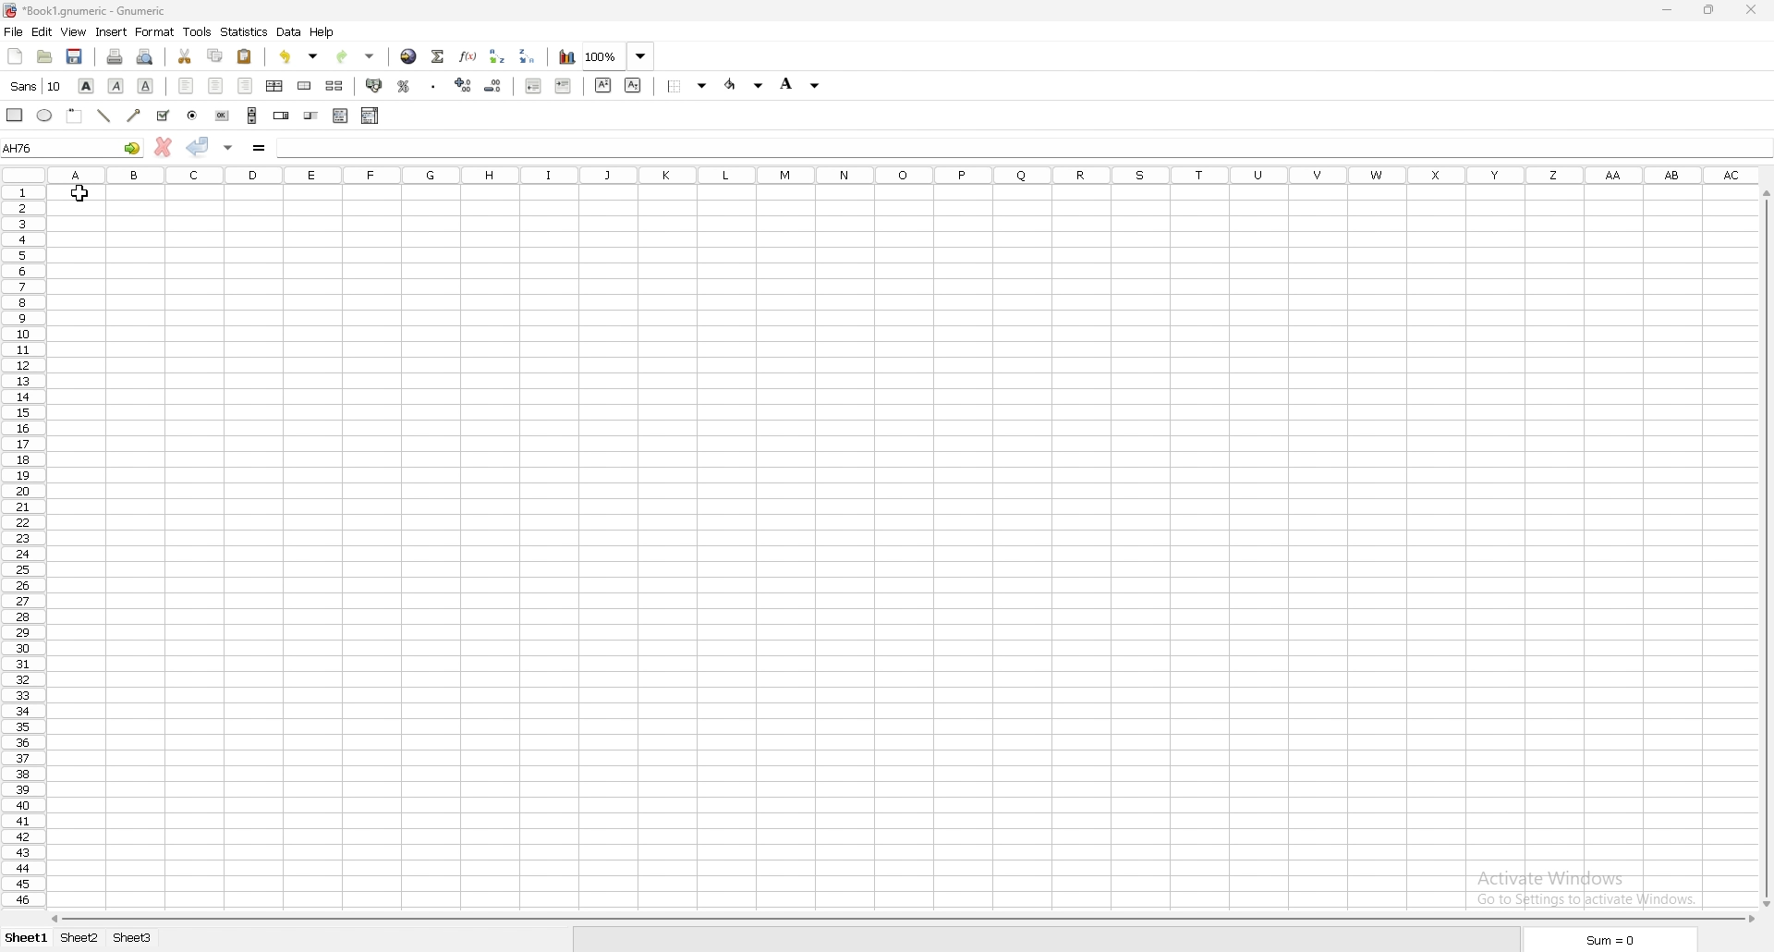 The image size is (1774, 952). I want to click on arrowed line, so click(135, 116).